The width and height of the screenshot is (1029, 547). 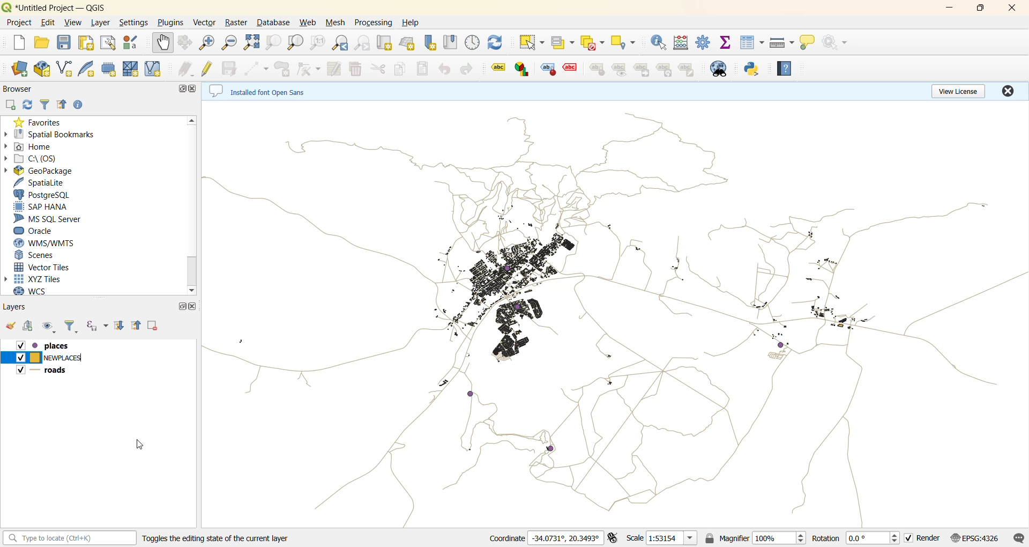 I want to click on toggle edits, so click(x=209, y=68).